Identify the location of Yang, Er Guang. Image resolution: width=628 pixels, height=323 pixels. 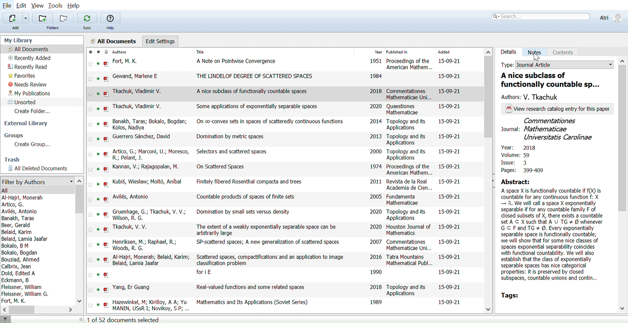
(132, 288).